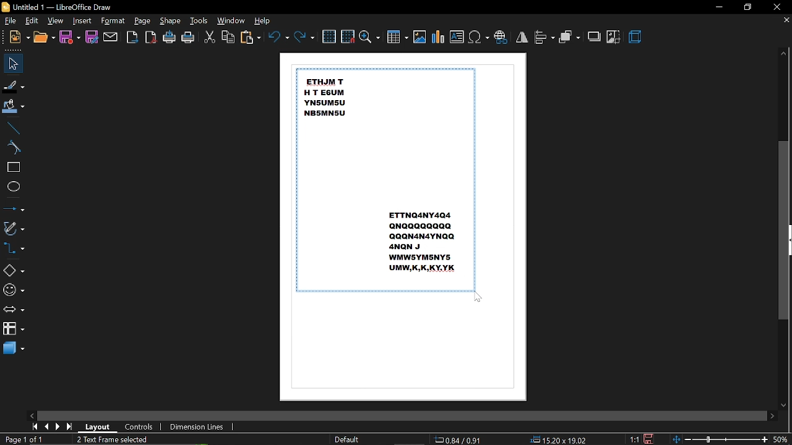  What do you see at coordinates (100, 427) in the screenshot?
I see `layout` at bounding box center [100, 427].